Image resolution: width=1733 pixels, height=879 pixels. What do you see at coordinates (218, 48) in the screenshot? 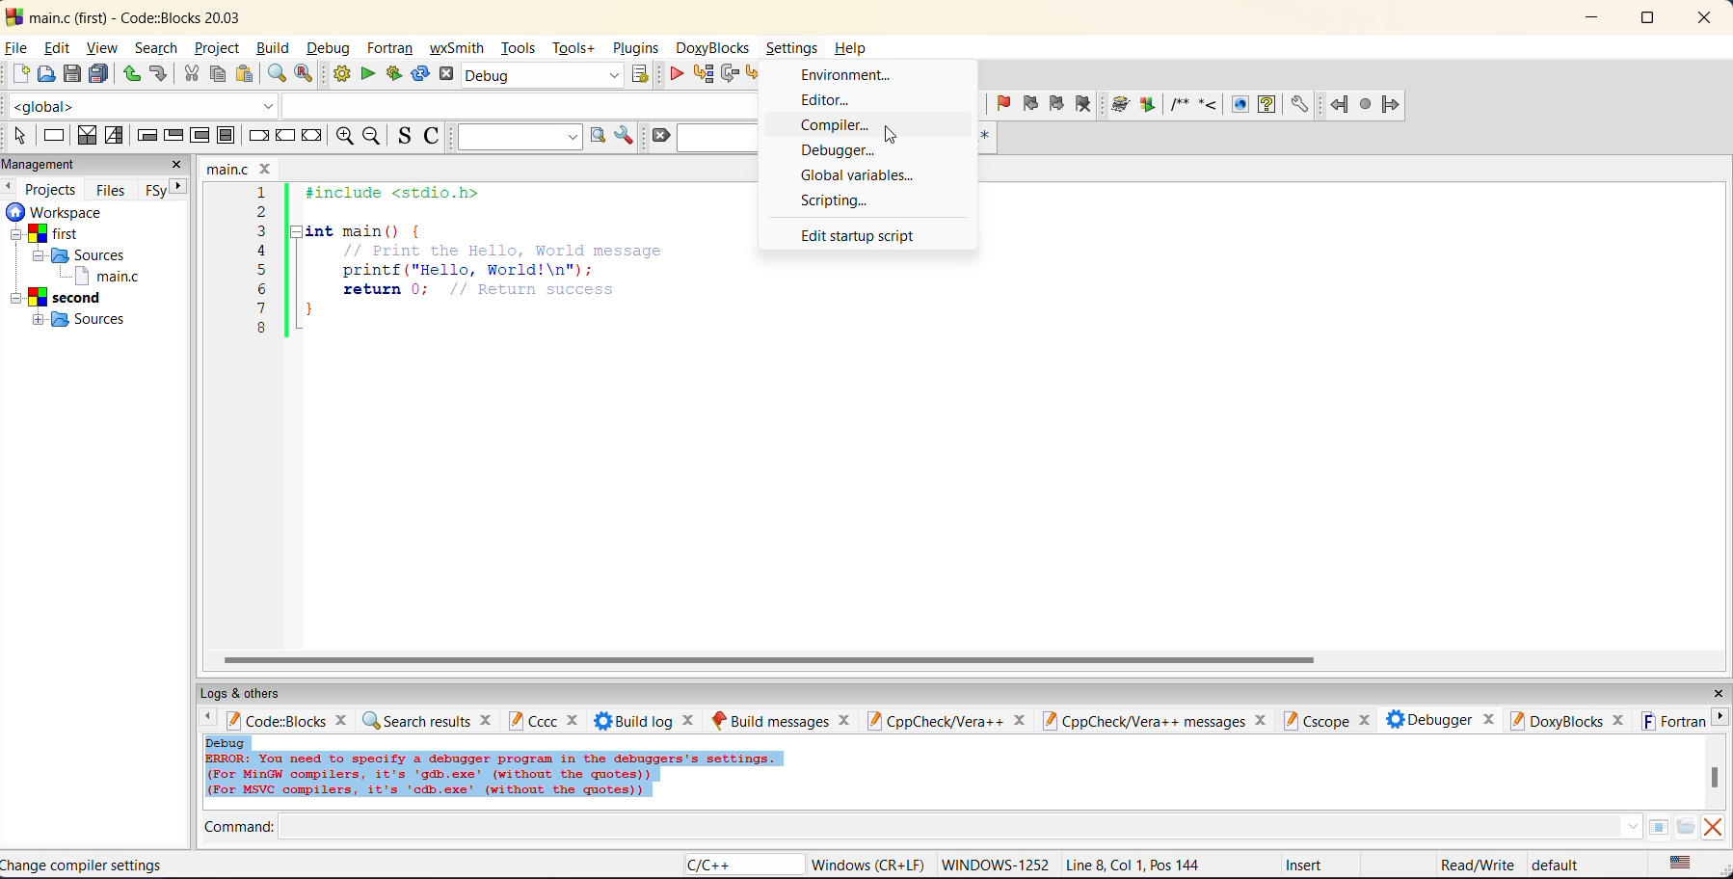
I see `project` at bounding box center [218, 48].